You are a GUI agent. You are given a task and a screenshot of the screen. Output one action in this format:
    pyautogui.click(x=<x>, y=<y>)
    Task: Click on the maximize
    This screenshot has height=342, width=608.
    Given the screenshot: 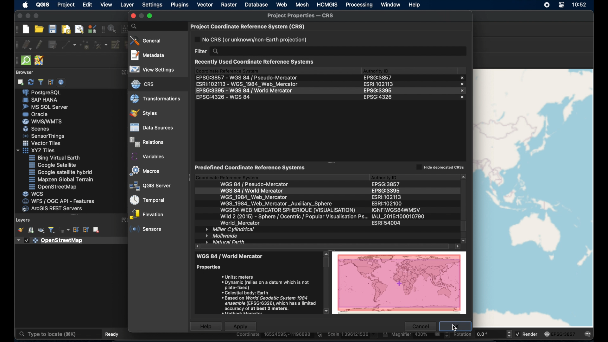 What is the action you would take?
    pyautogui.click(x=151, y=15)
    